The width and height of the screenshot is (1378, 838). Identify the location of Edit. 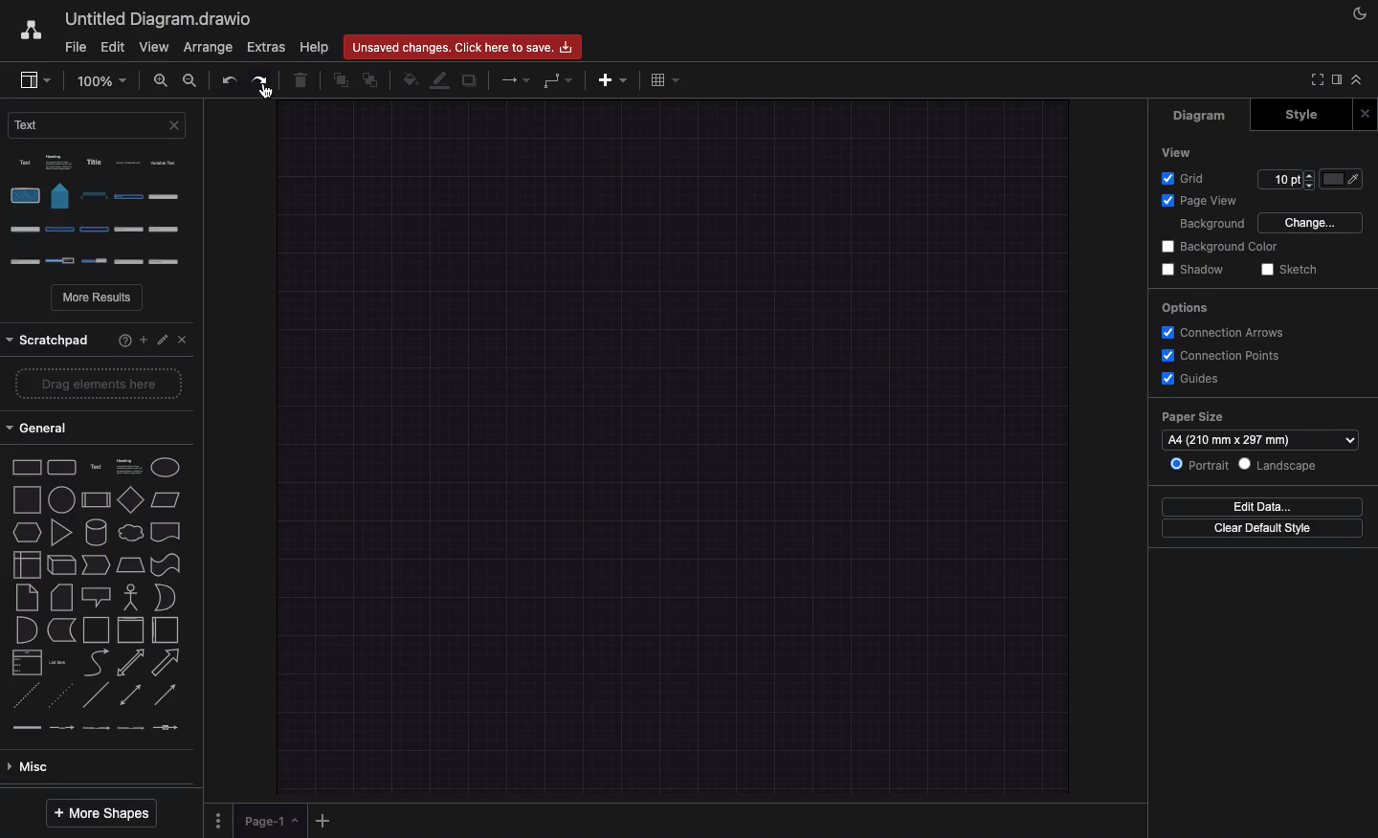
(114, 46).